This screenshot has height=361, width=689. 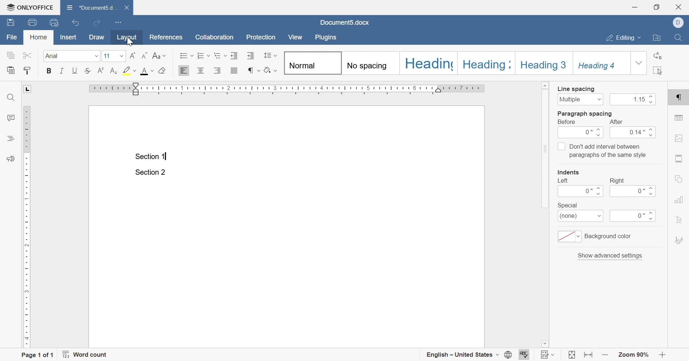 What do you see at coordinates (658, 56) in the screenshot?
I see `replace` at bounding box center [658, 56].